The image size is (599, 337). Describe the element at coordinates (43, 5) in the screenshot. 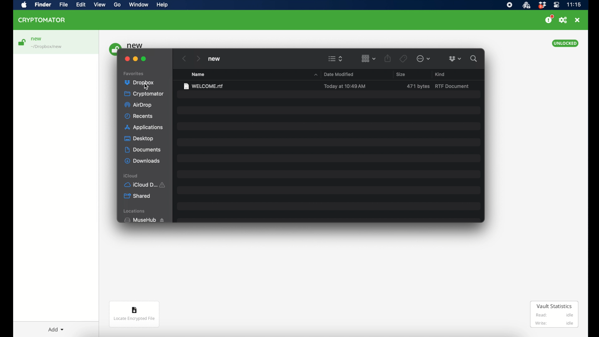

I see `finder` at that location.